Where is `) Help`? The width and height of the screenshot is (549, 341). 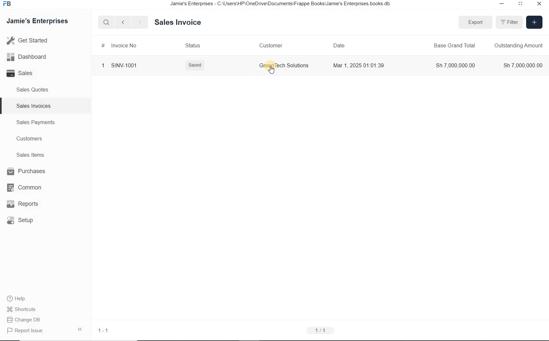 ) Help is located at coordinates (24, 298).